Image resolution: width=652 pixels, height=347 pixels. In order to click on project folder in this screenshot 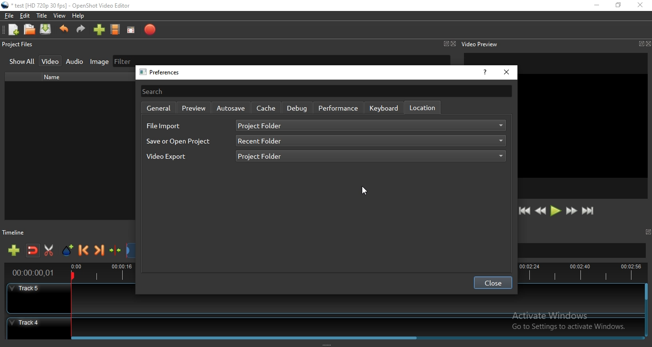, I will do `click(371, 155)`.